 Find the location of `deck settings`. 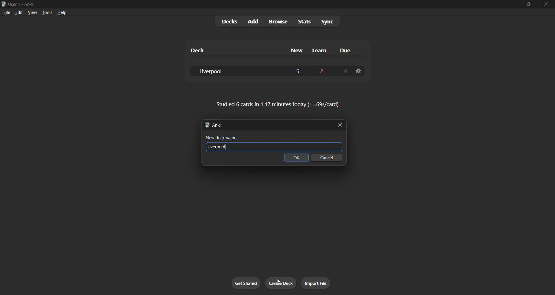

deck settings is located at coordinates (358, 71).